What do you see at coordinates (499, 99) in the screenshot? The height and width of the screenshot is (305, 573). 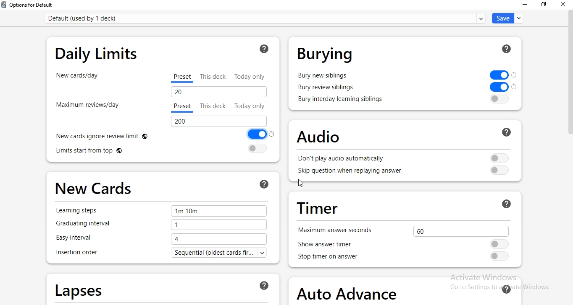 I see `toggle` at bounding box center [499, 99].